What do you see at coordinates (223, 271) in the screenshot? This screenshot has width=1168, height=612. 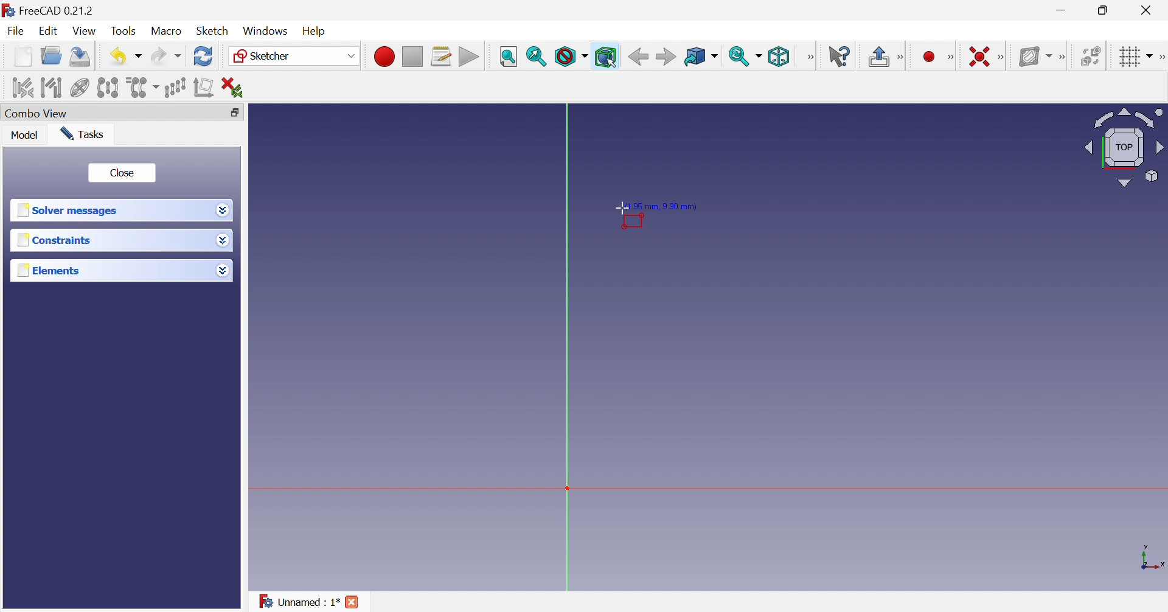 I see `Drop down` at bounding box center [223, 271].